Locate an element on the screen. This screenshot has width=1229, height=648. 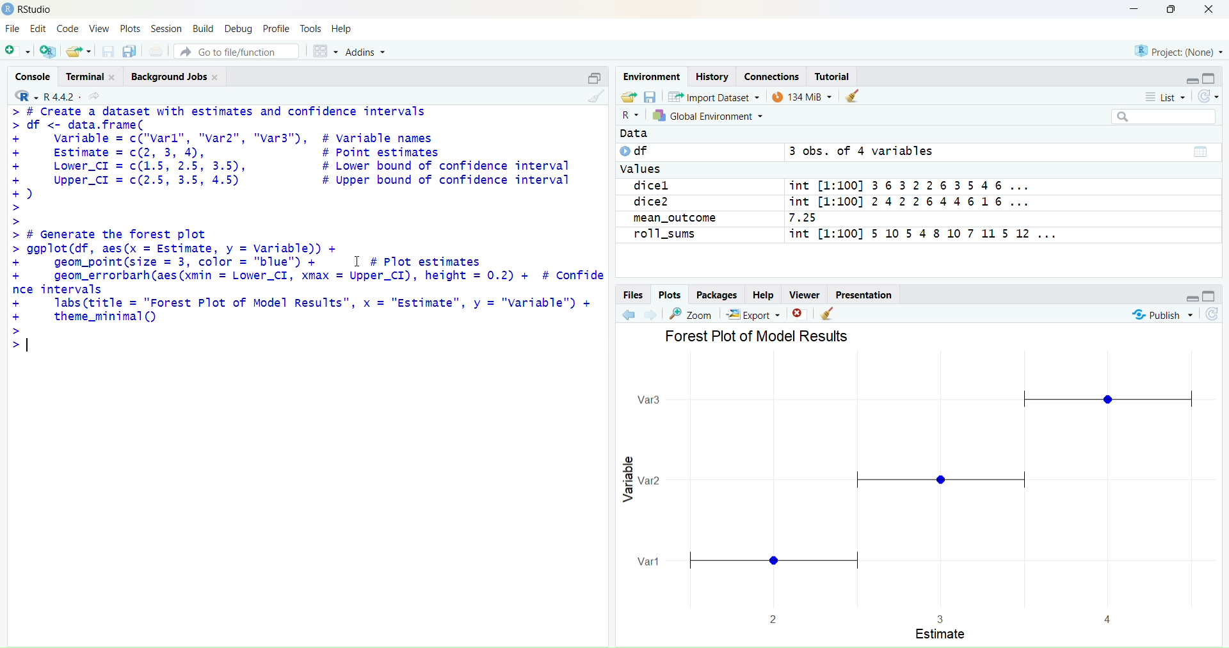
save current document is located at coordinates (108, 49).